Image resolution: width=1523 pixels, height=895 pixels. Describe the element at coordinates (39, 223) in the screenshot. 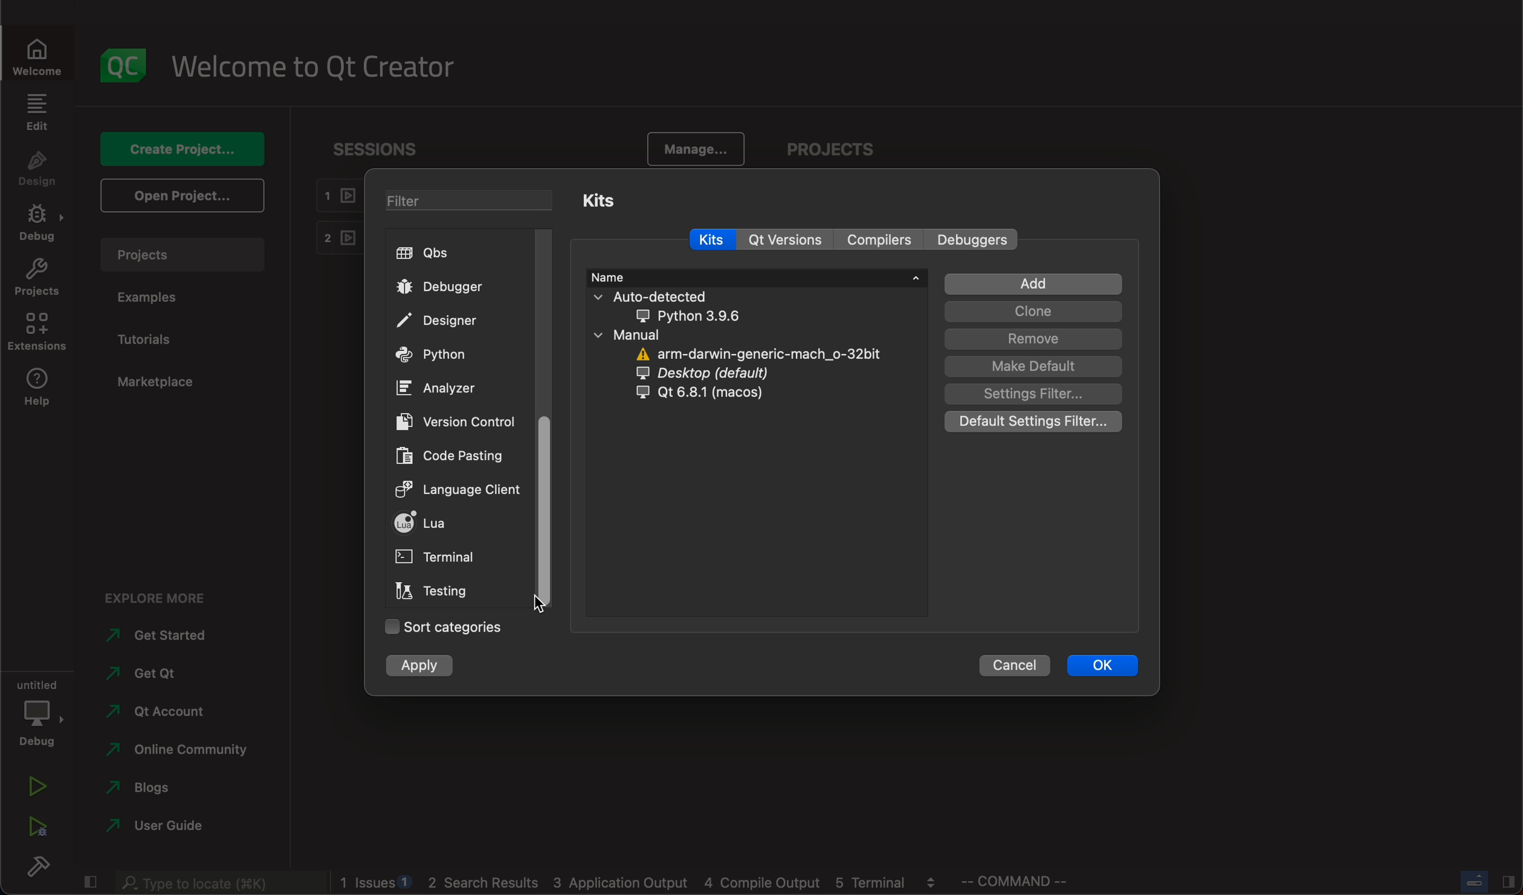

I see `debug` at that location.